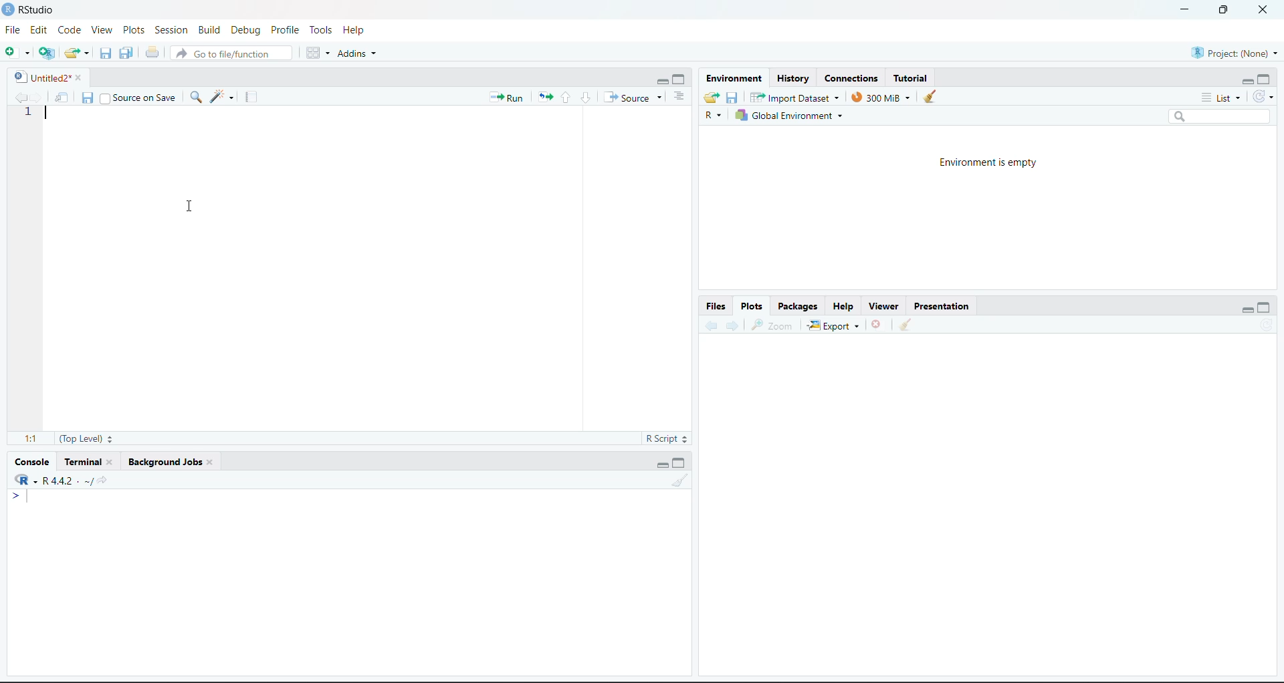 The height and width of the screenshot is (683, 1284). Describe the element at coordinates (76, 51) in the screenshot. I see `open an existing file` at that location.